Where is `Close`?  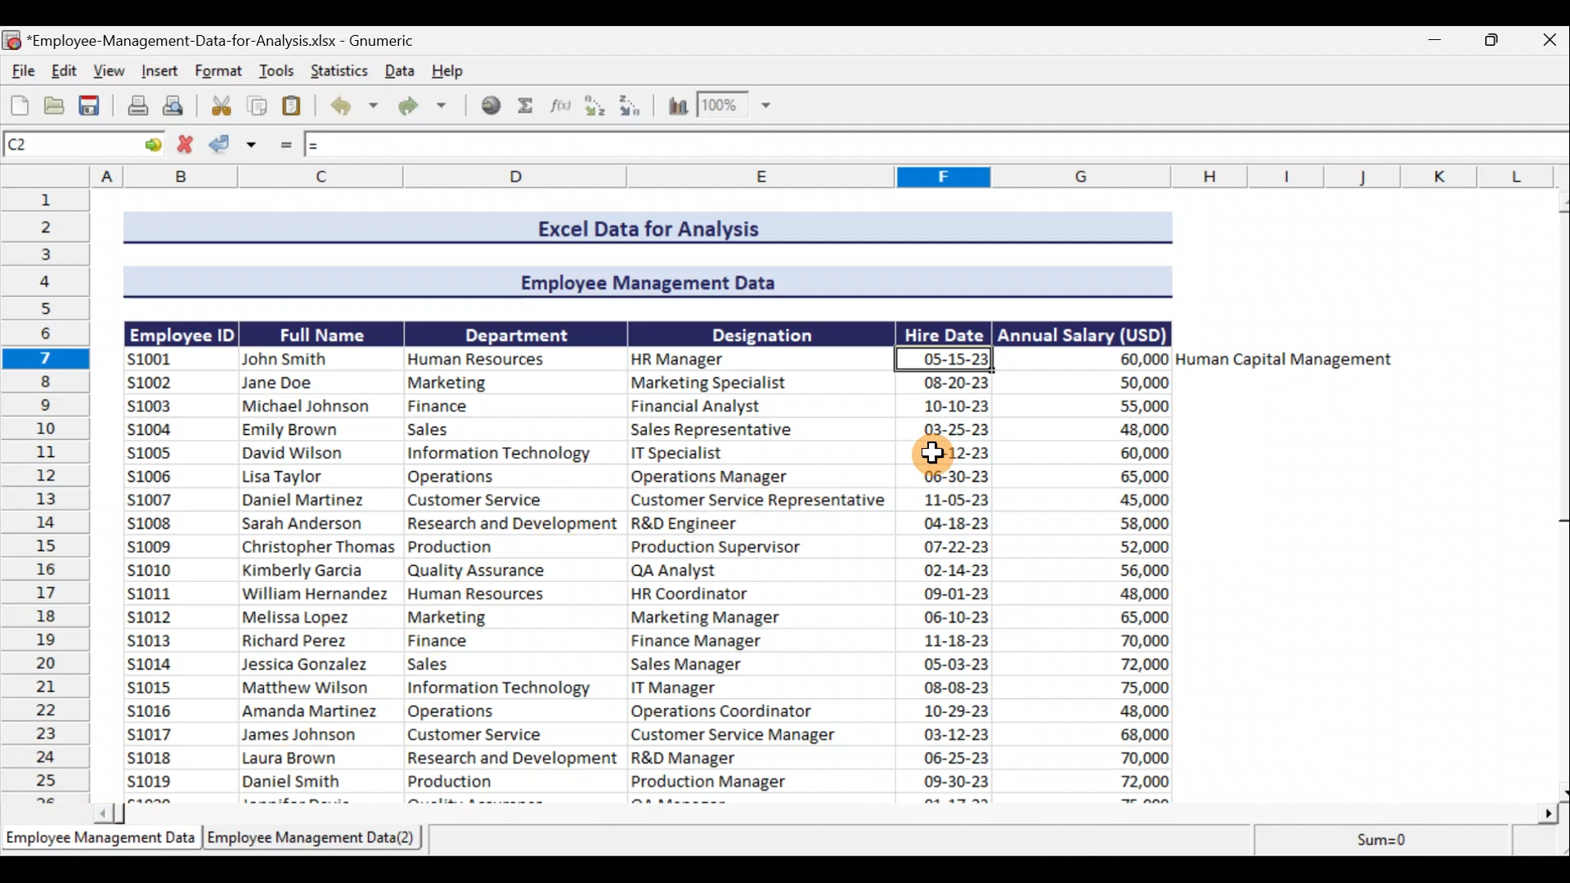 Close is located at coordinates (1551, 41).